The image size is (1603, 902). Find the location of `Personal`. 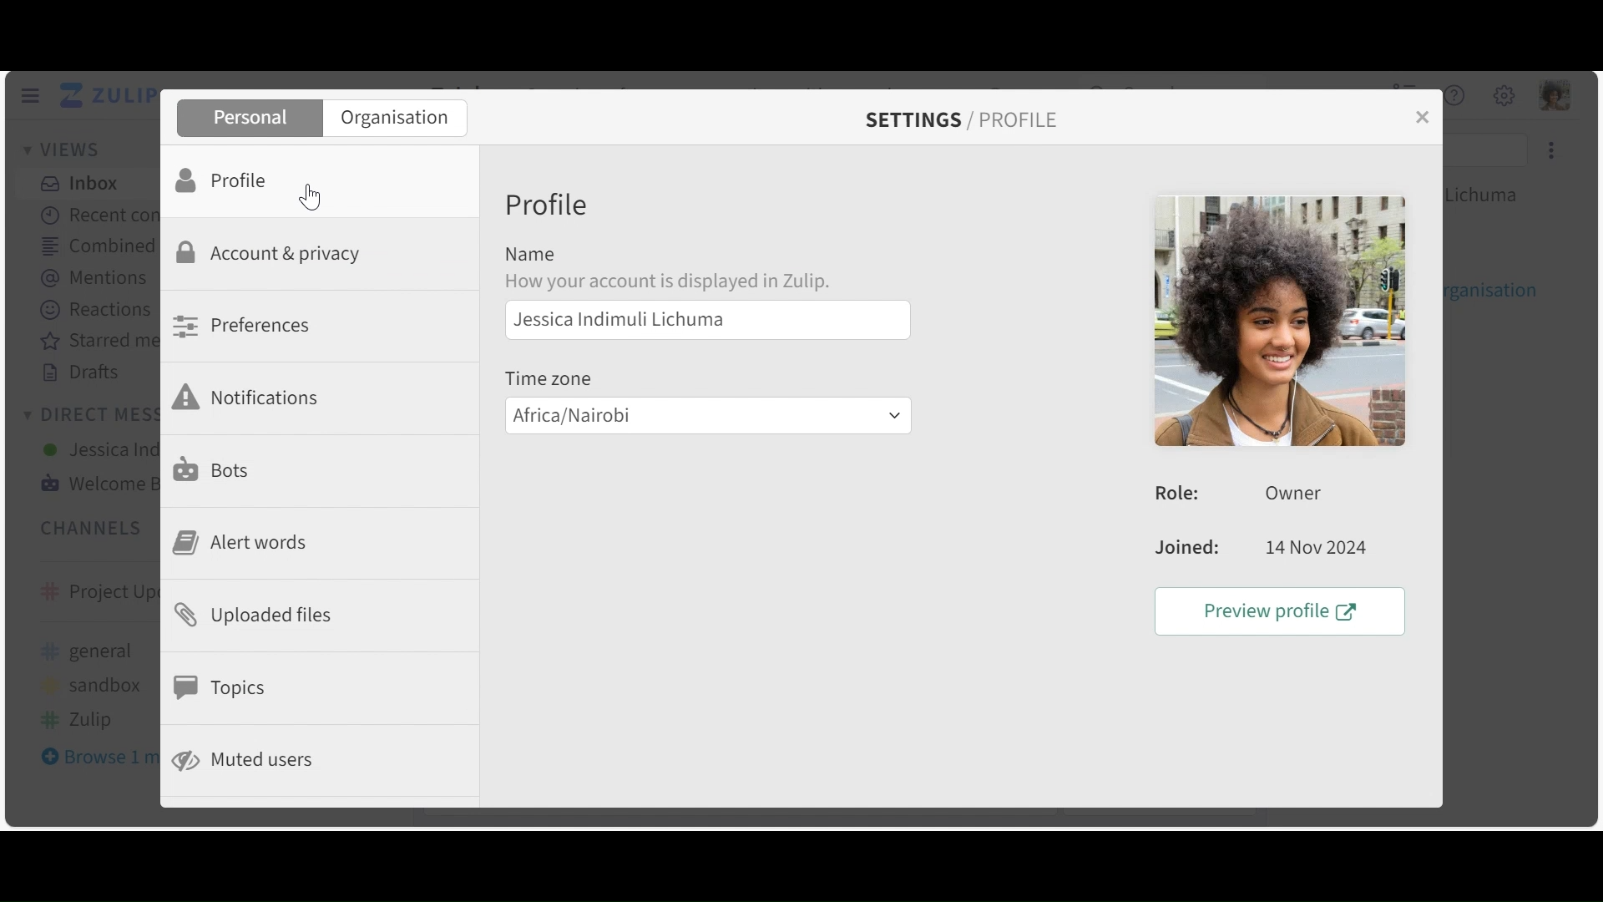

Personal is located at coordinates (249, 116).